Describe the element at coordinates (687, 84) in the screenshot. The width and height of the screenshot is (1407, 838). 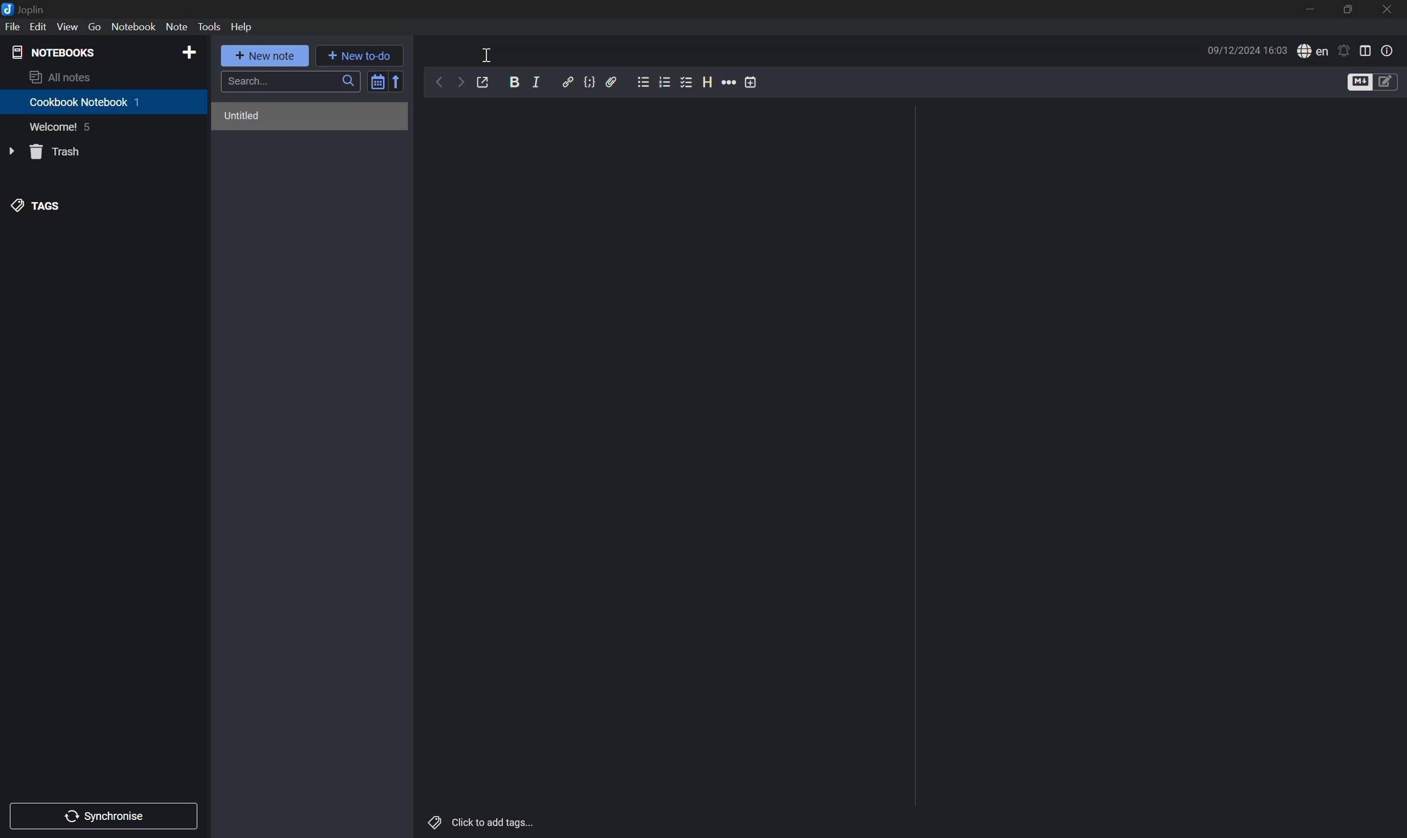
I see `Checkbox List` at that location.